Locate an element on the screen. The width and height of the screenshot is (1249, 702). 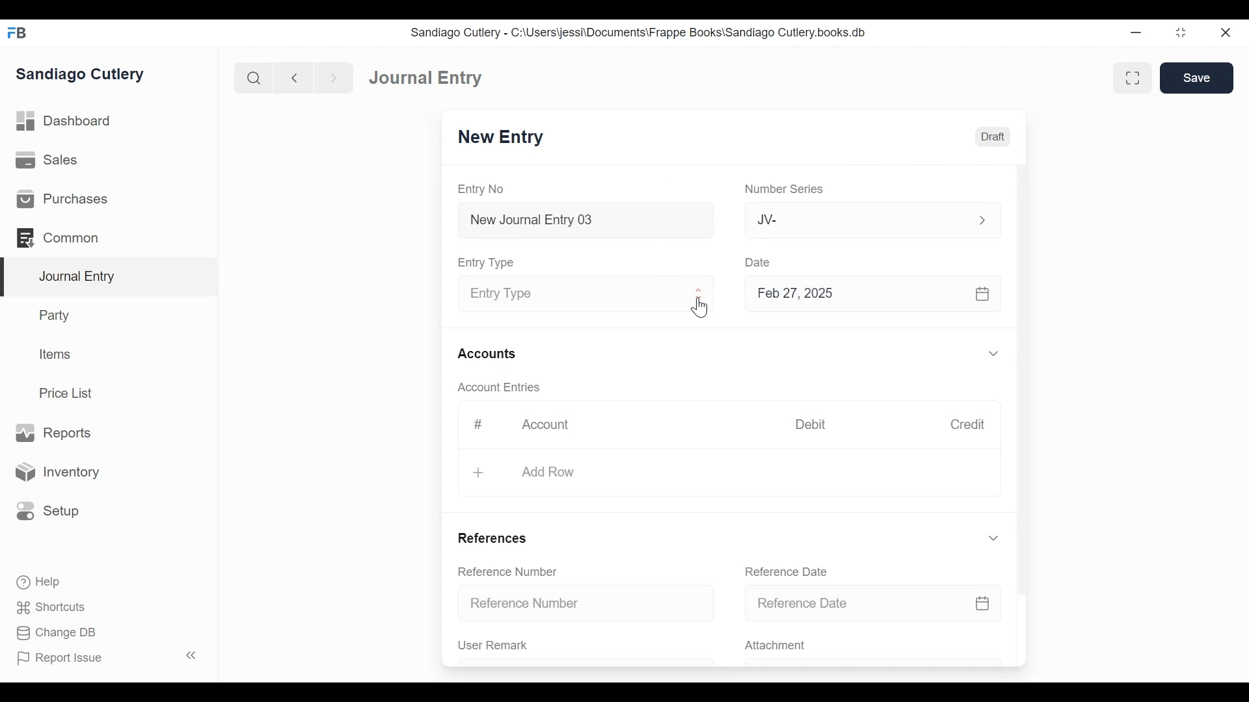
Change DB is located at coordinates (55, 633).